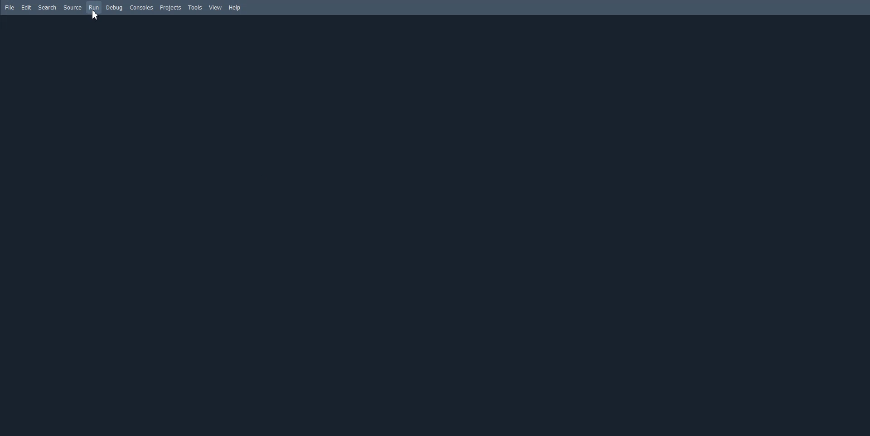  I want to click on Debug, so click(115, 8).